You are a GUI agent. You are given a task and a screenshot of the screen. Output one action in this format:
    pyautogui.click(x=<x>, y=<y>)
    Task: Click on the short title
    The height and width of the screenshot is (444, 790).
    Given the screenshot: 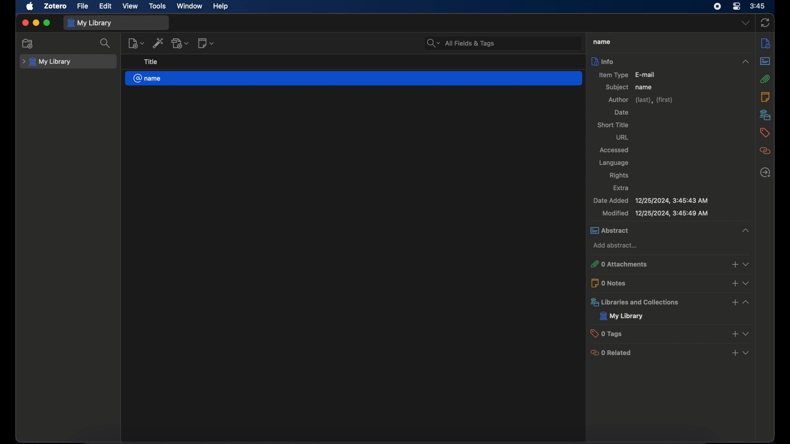 What is the action you would take?
    pyautogui.click(x=613, y=125)
    